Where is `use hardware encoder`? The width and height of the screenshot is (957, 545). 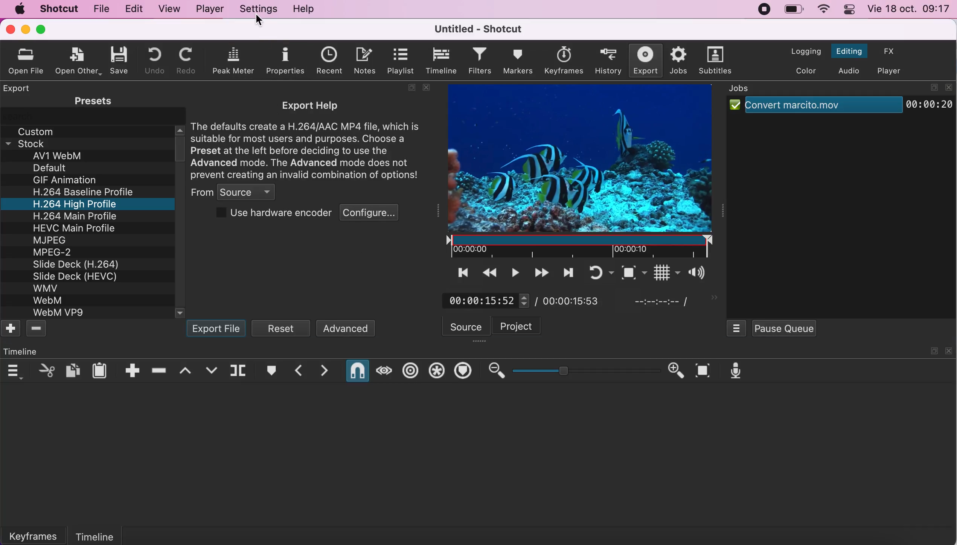
use hardware encoder is located at coordinates (270, 213).